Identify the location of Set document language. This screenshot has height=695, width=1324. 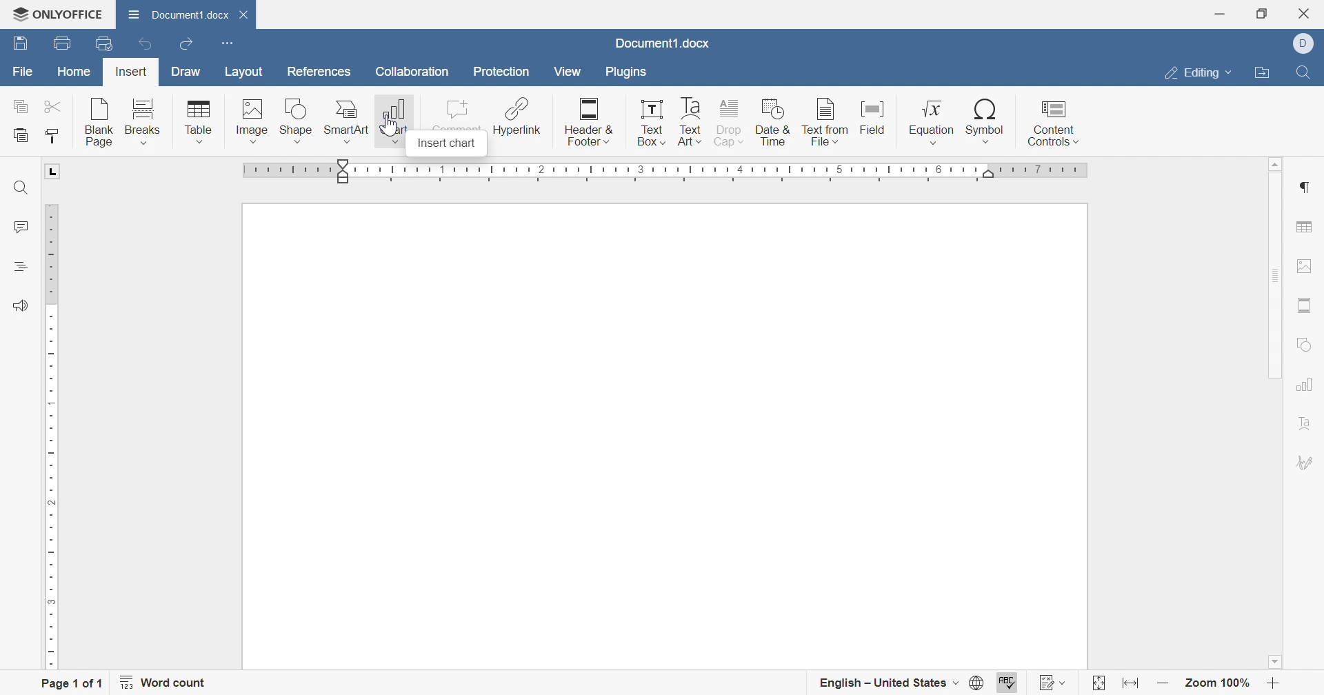
(977, 682).